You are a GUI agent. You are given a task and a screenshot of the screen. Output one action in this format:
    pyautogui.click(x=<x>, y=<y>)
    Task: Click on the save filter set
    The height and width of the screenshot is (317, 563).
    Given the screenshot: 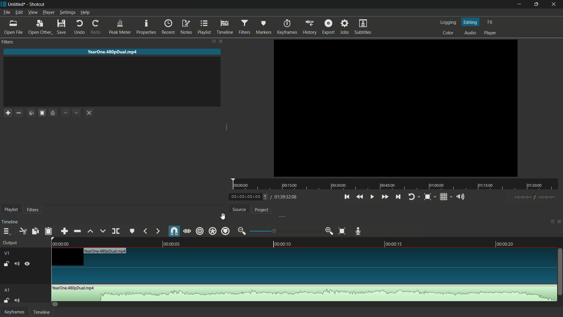 What is the action you would take?
    pyautogui.click(x=53, y=113)
    